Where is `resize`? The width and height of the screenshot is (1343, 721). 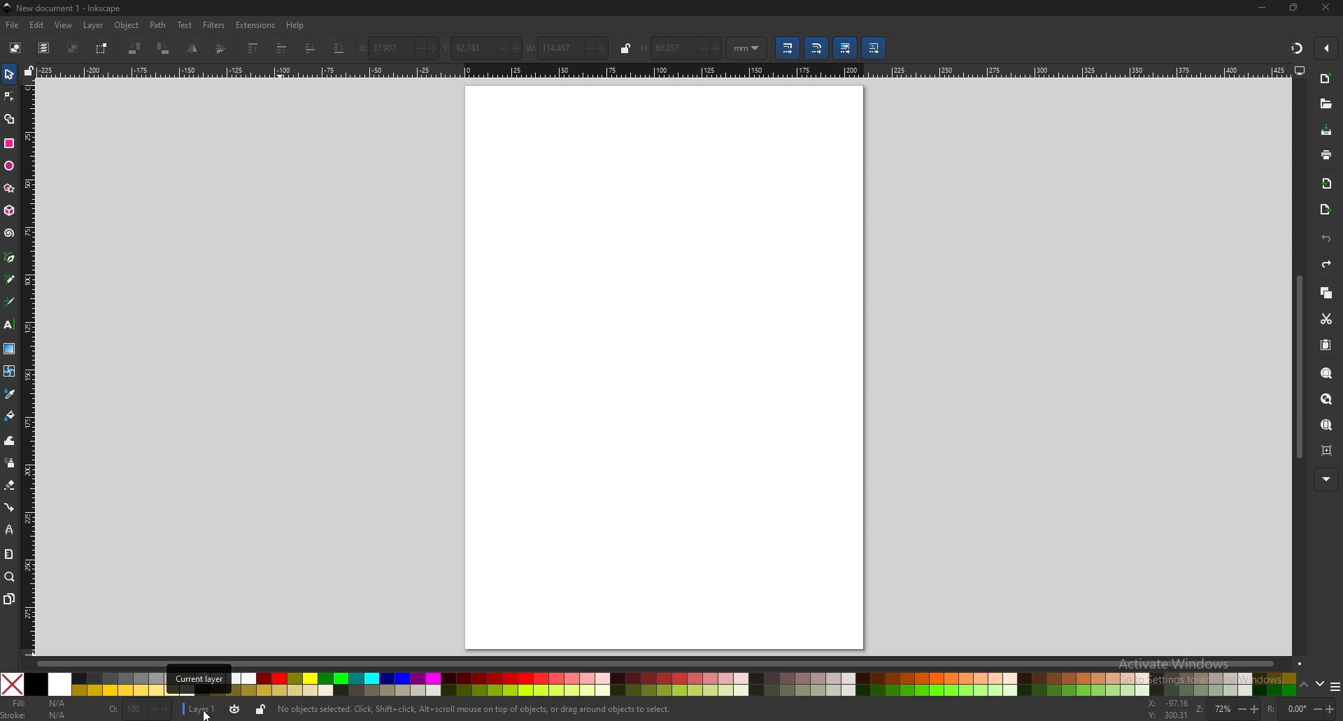 resize is located at coordinates (1294, 7).